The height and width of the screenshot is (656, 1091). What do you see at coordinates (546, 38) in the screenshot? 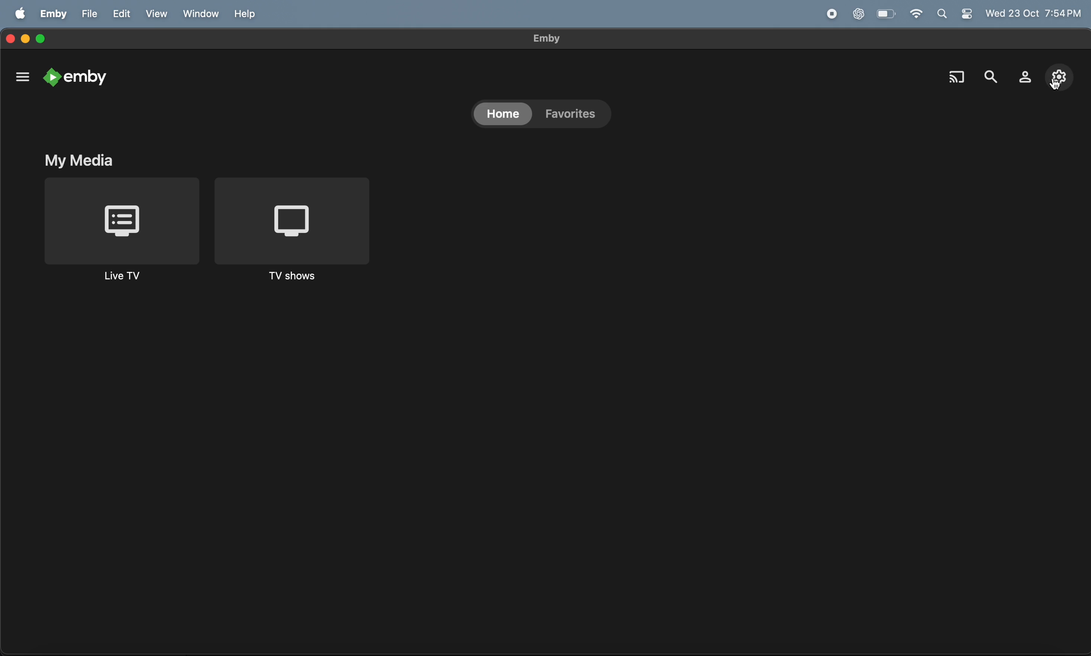
I see `emby title` at bounding box center [546, 38].